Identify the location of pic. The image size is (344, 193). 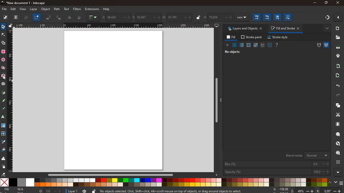
(3, 93).